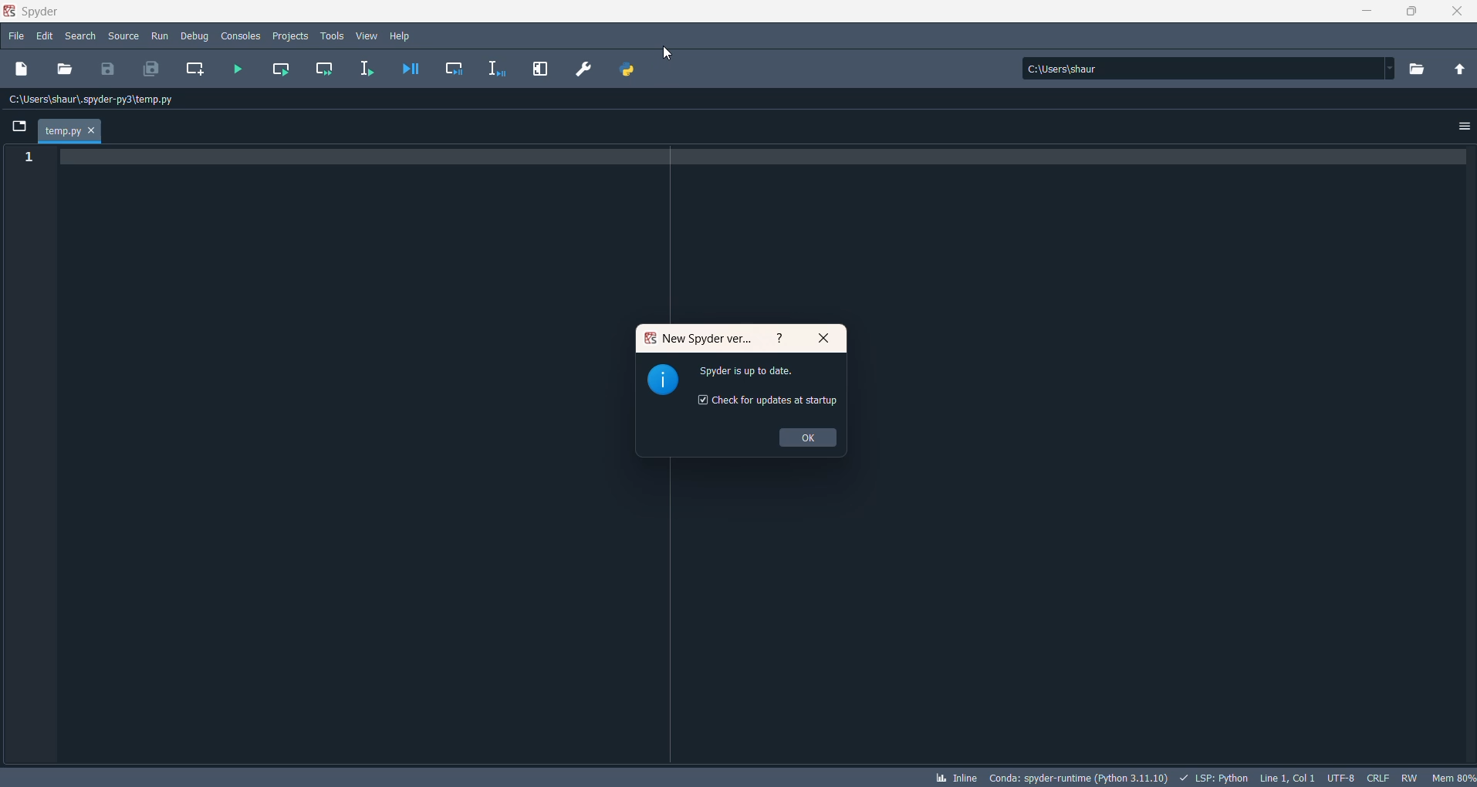 The image size is (1477, 787). Describe the element at coordinates (46, 36) in the screenshot. I see `edit` at that location.